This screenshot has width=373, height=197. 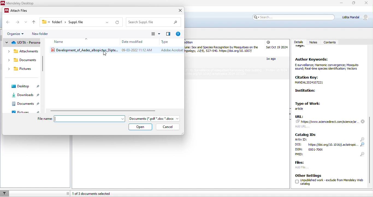 What do you see at coordinates (293, 17) in the screenshot?
I see `search bar` at bounding box center [293, 17].